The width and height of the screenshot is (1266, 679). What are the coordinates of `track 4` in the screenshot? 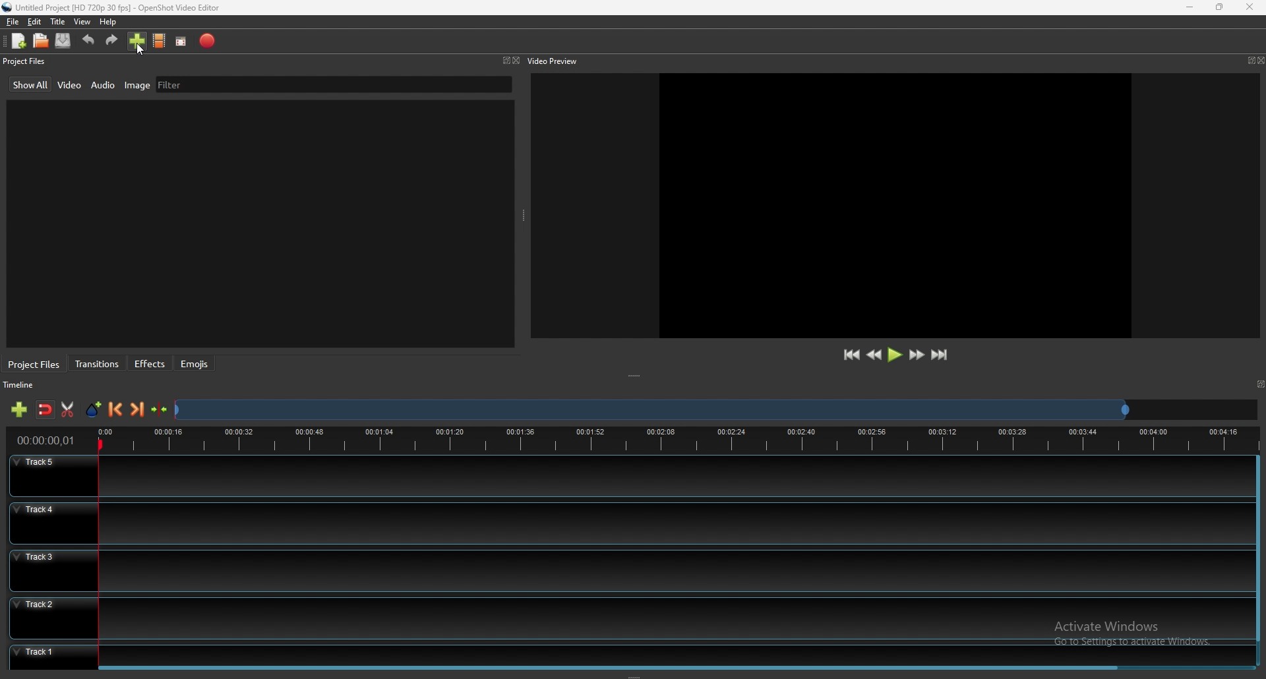 It's located at (627, 523).